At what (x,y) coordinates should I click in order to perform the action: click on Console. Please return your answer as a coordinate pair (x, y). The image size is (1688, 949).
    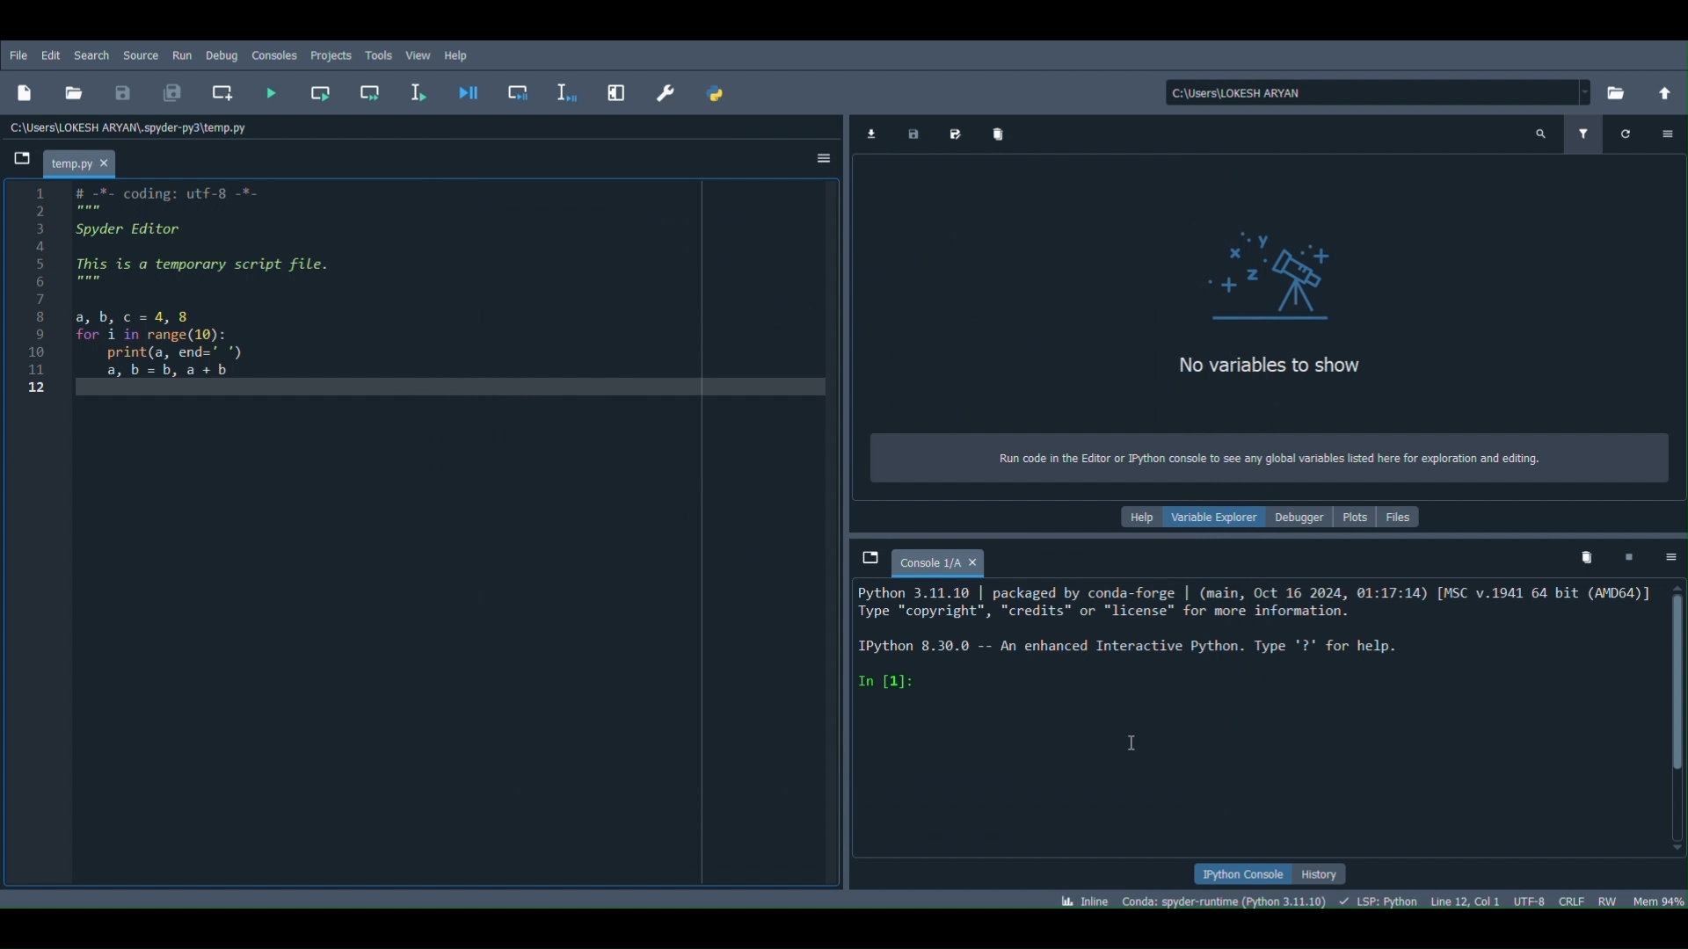
    Looking at the image, I should click on (270, 54).